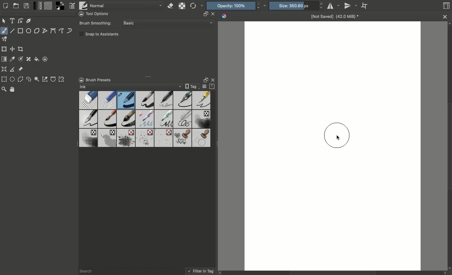 This screenshot has width=452, height=275. Describe the element at coordinates (335, 272) in the screenshot. I see `Scroll` at that location.